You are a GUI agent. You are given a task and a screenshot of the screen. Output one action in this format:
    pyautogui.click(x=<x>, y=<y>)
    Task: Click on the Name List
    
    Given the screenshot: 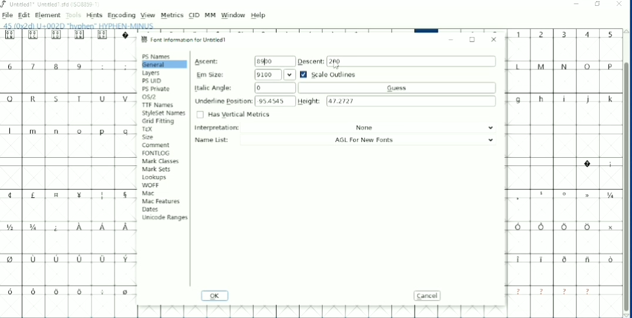 What is the action you would take?
    pyautogui.click(x=348, y=140)
    